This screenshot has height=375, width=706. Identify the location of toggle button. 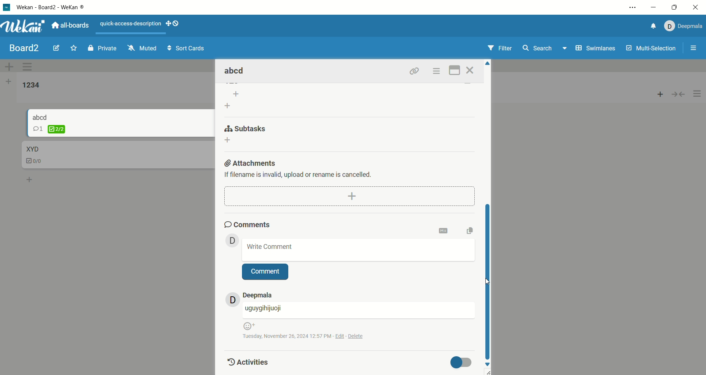
(463, 362).